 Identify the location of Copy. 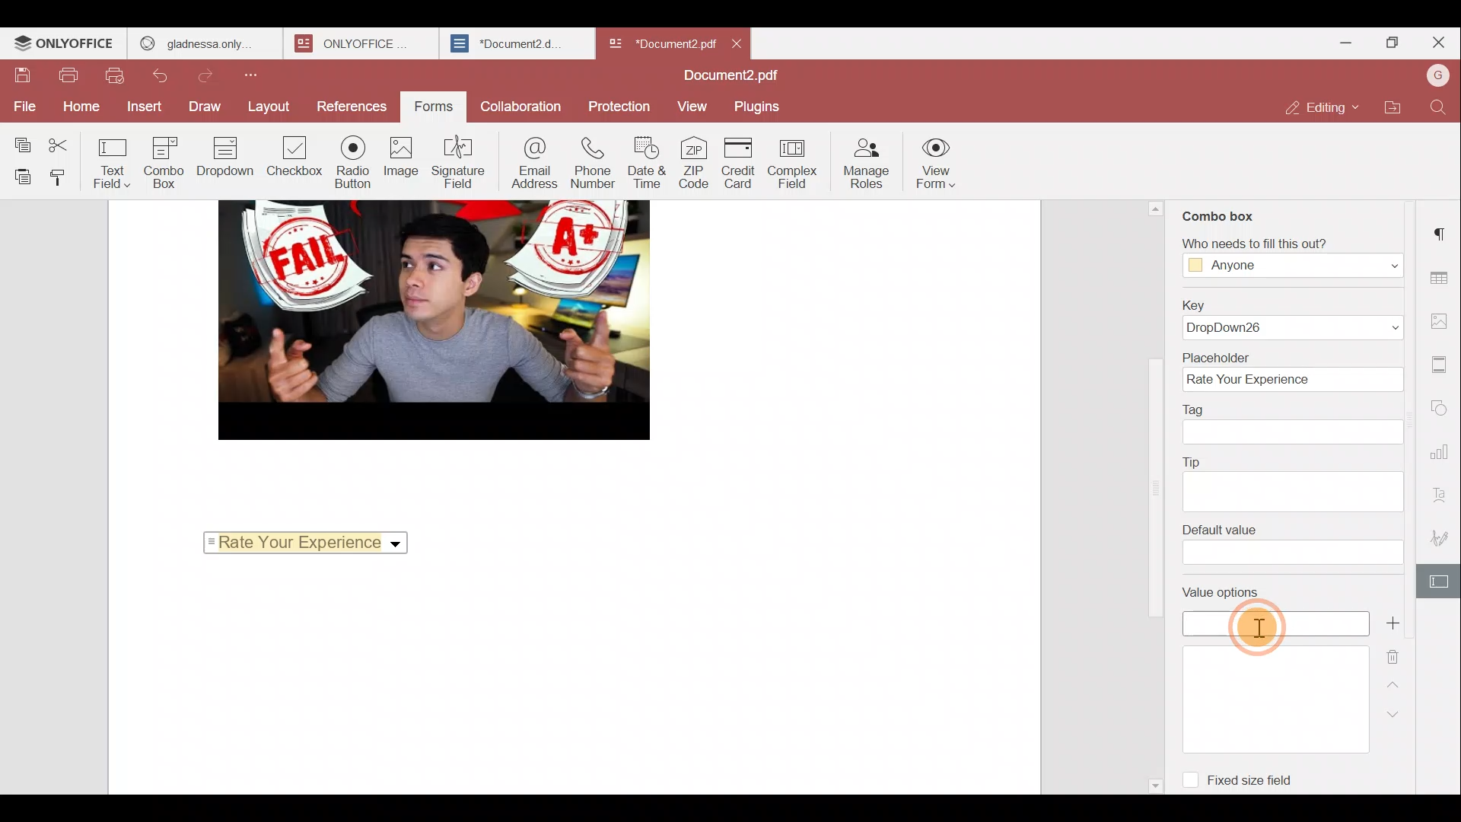
(22, 142).